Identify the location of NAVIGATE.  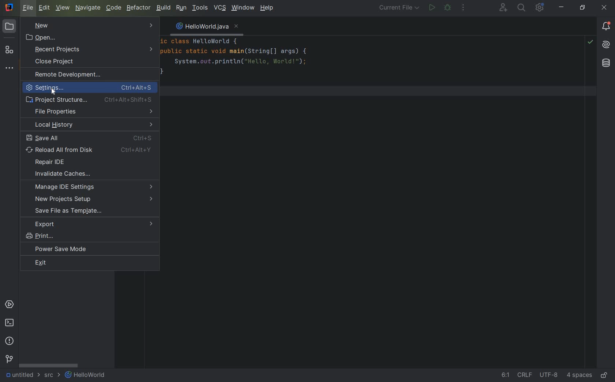
(88, 8).